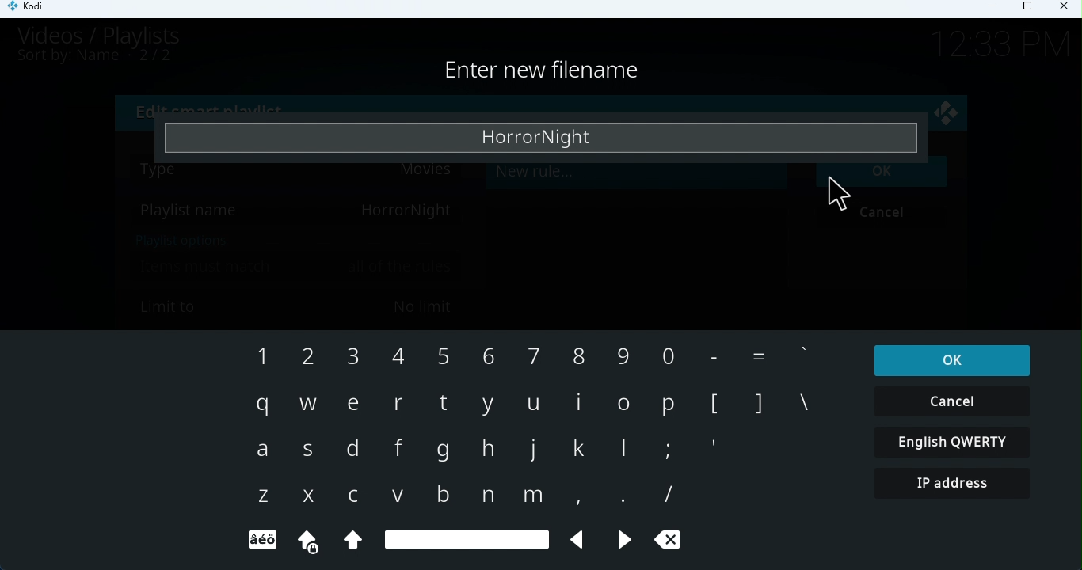 This screenshot has height=570, width=1082. I want to click on English QWERTY, so click(954, 441).